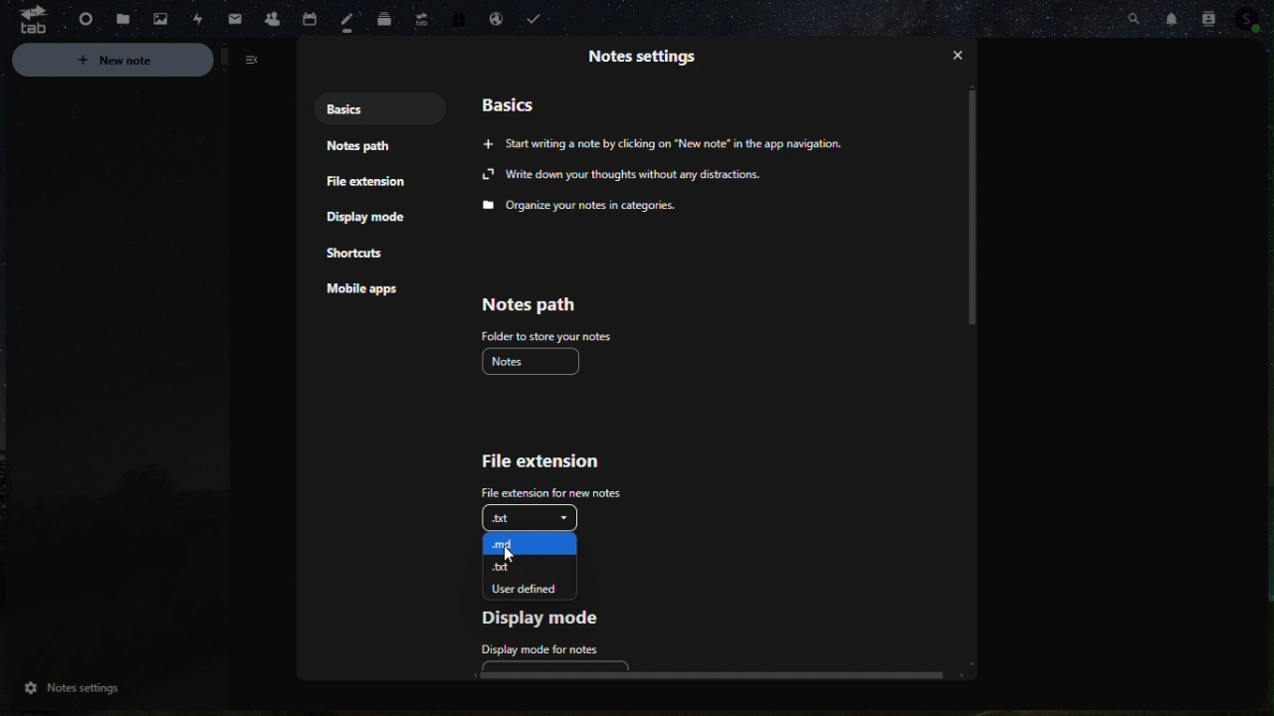 This screenshot has height=716, width=1274. Describe the element at coordinates (373, 219) in the screenshot. I see `Display mode` at that location.